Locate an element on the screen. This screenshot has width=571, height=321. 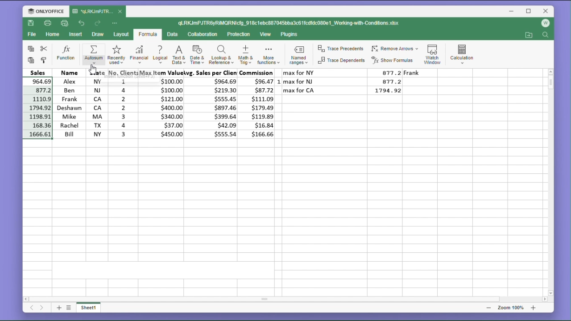
plugins is located at coordinates (290, 34).